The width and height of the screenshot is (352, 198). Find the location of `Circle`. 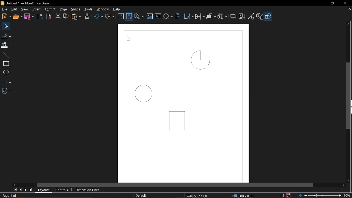

Circle is located at coordinates (144, 94).